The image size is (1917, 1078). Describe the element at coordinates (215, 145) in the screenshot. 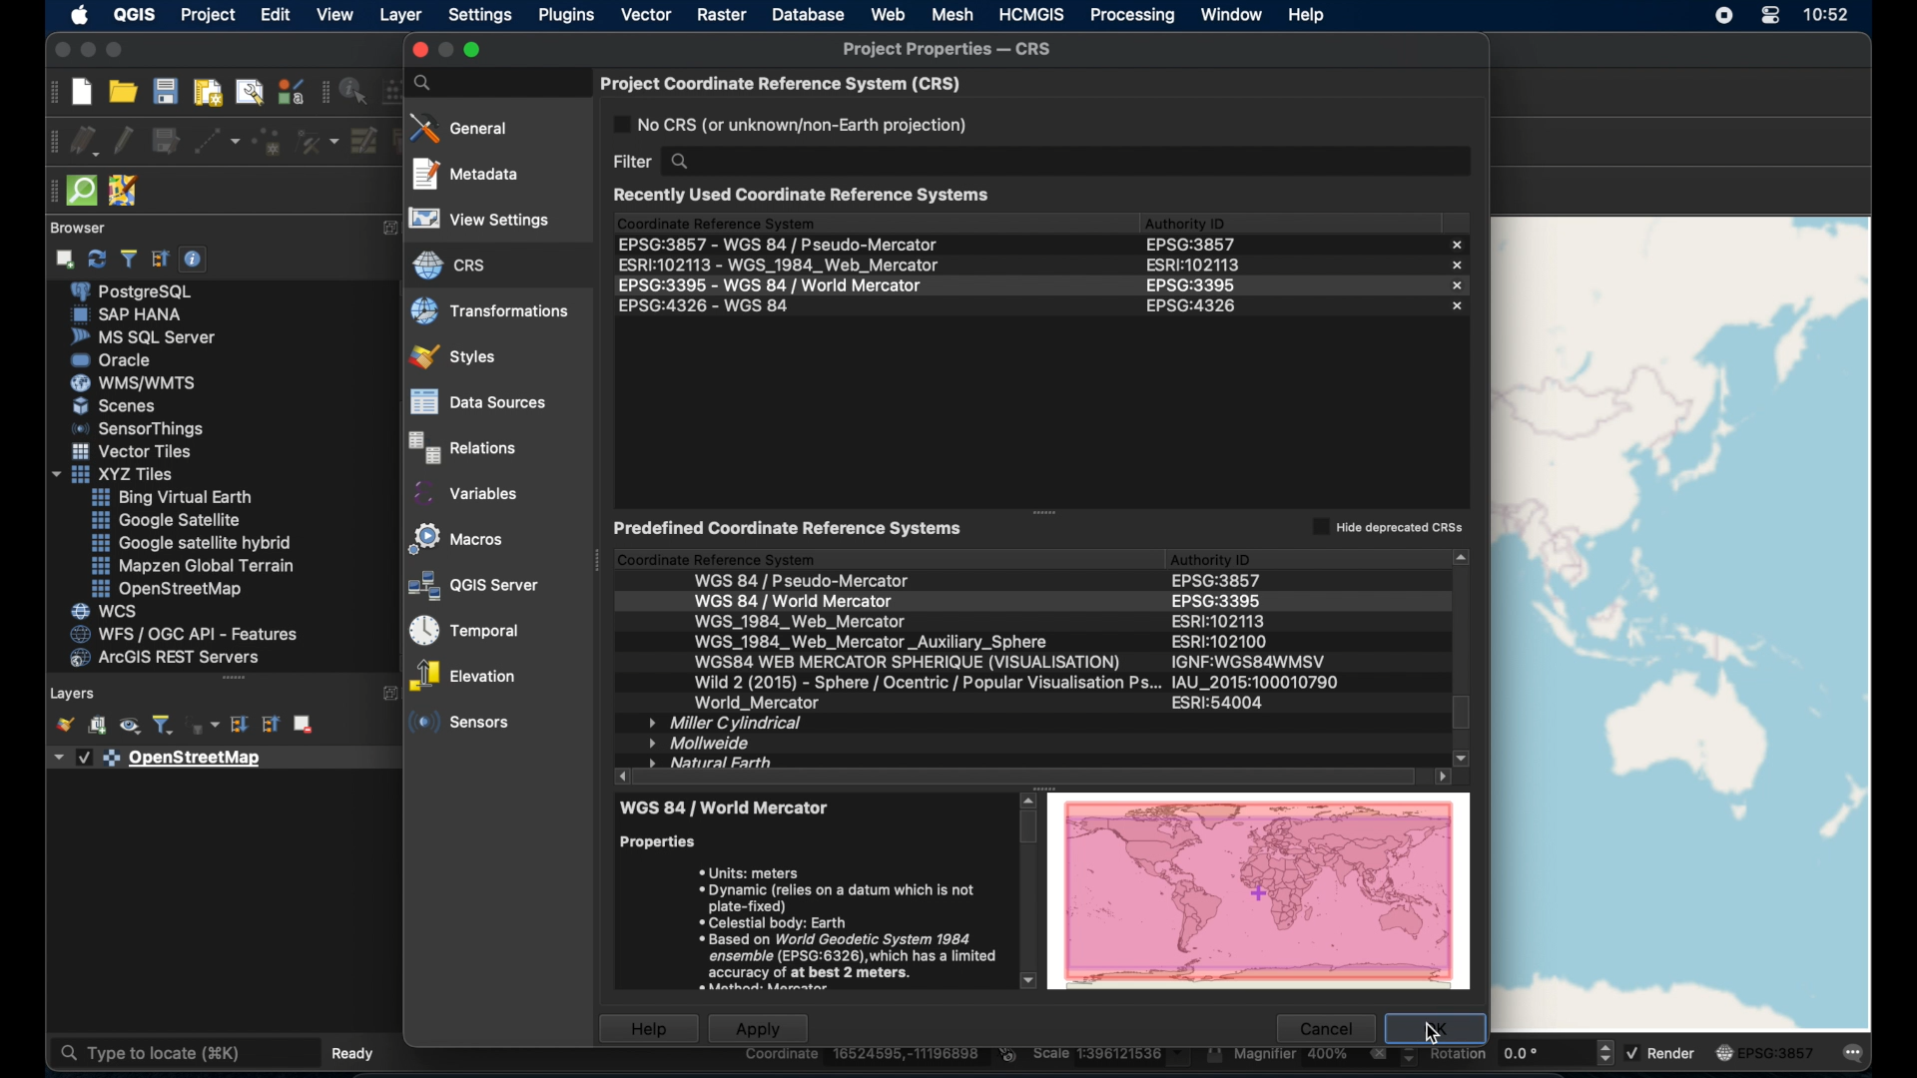

I see `digitize with segment` at that location.